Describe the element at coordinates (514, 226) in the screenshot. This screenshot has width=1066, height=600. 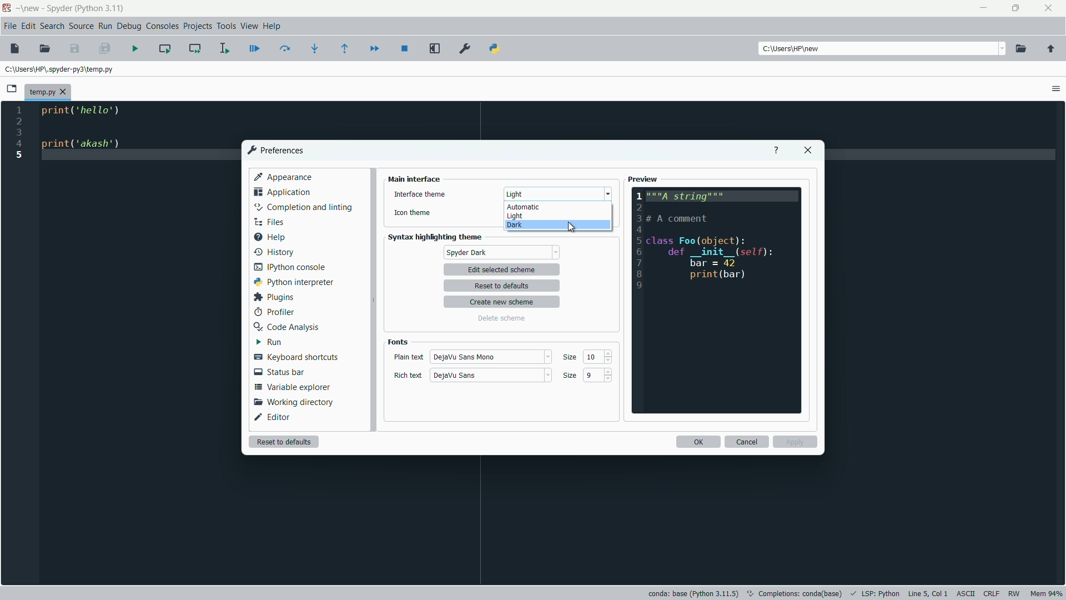
I see `dark` at that location.